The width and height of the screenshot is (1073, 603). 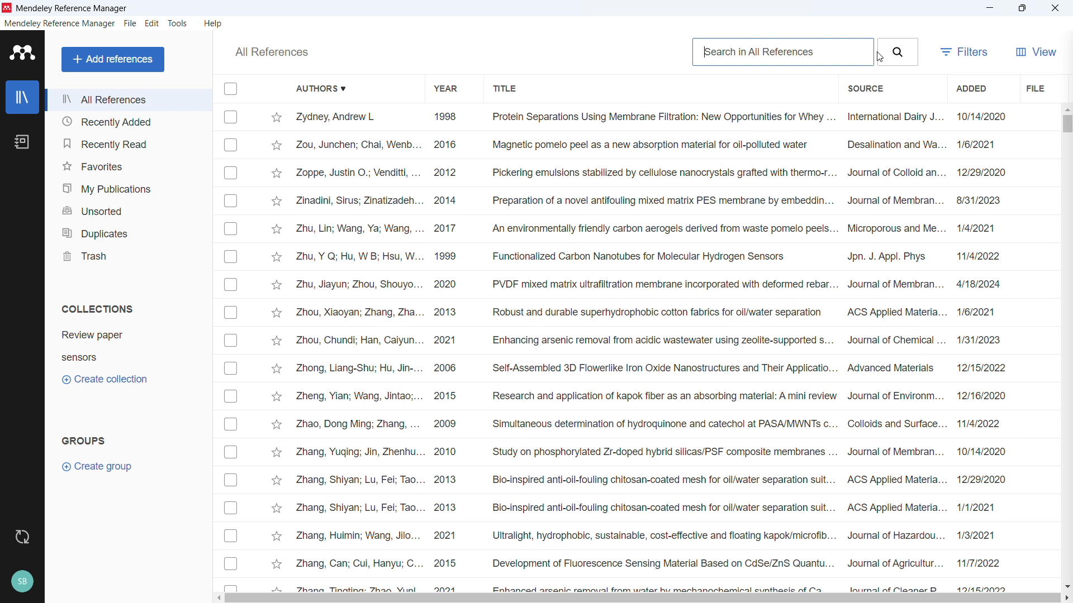 What do you see at coordinates (1035, 88) in the screenshot?
I see `file ` at bounding box center [1035, 88].